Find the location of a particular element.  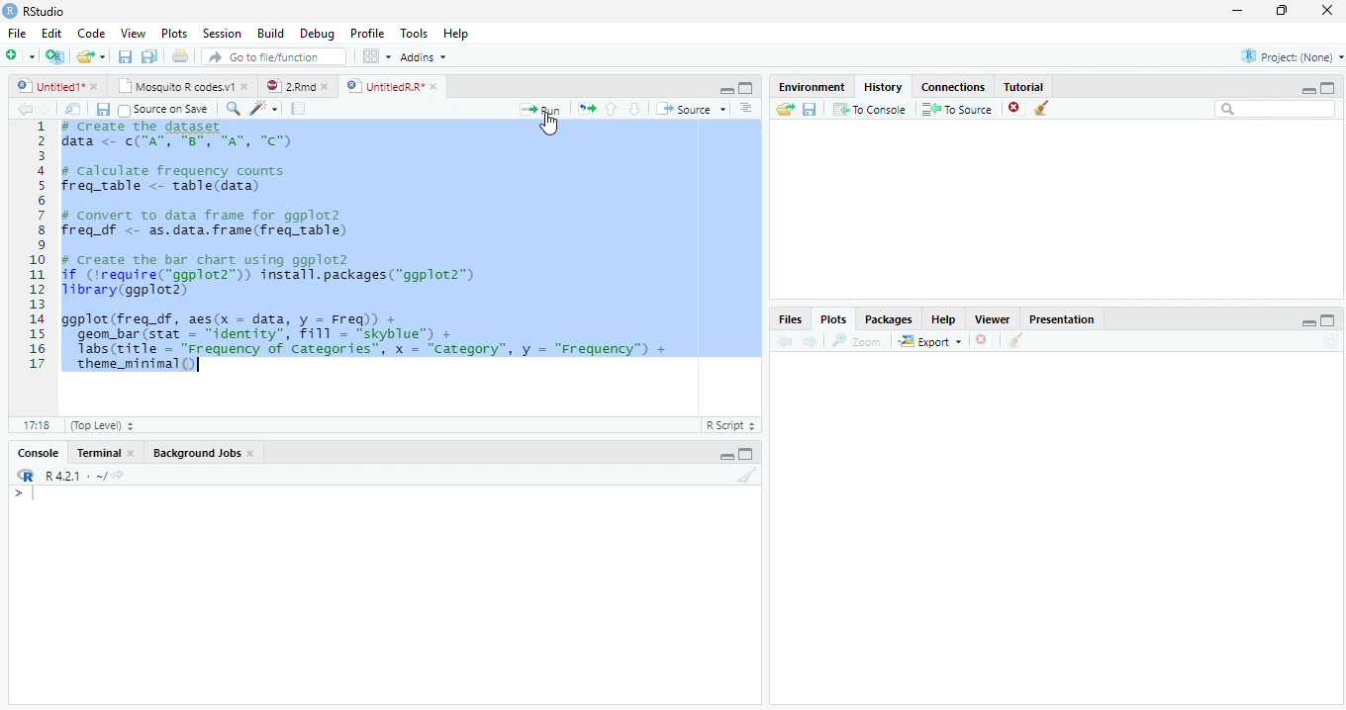

Forward is located at coordinates (49, 109).